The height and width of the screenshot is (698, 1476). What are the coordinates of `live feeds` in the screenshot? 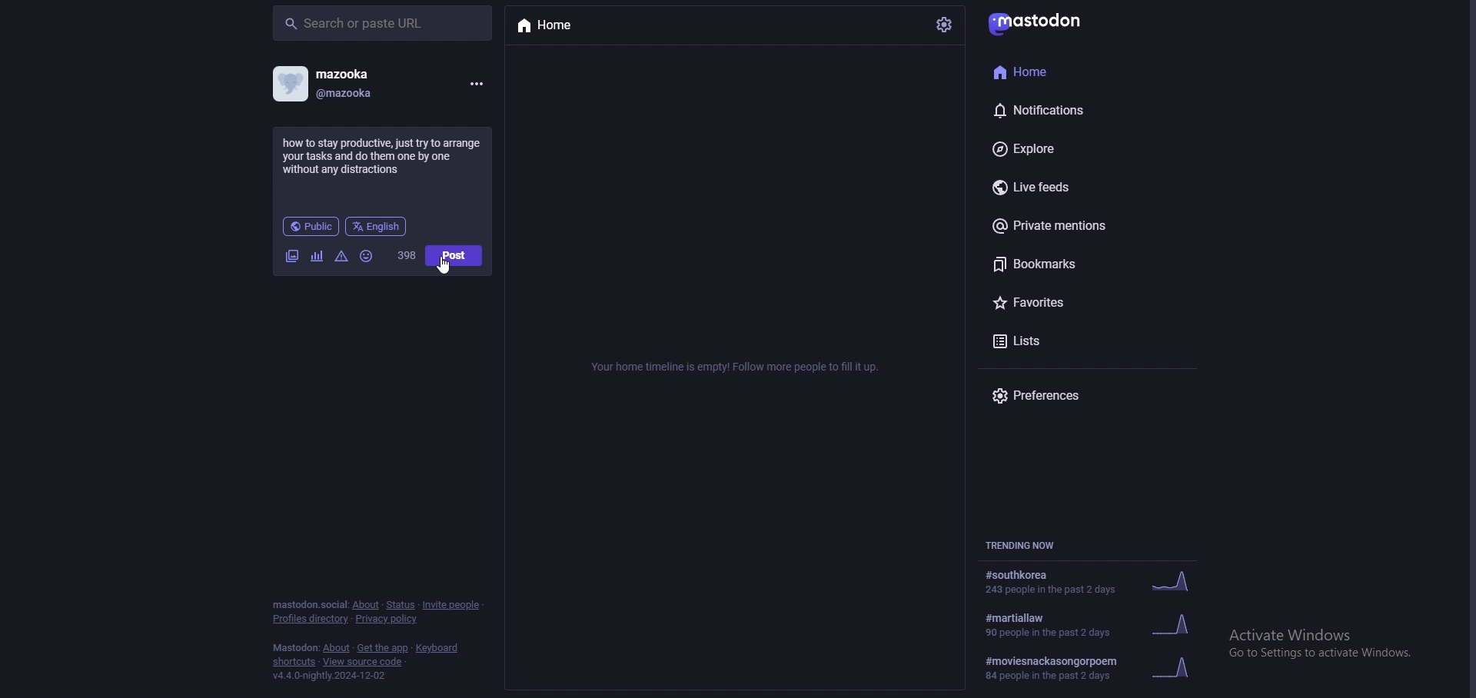 It's located at (1072, 187).